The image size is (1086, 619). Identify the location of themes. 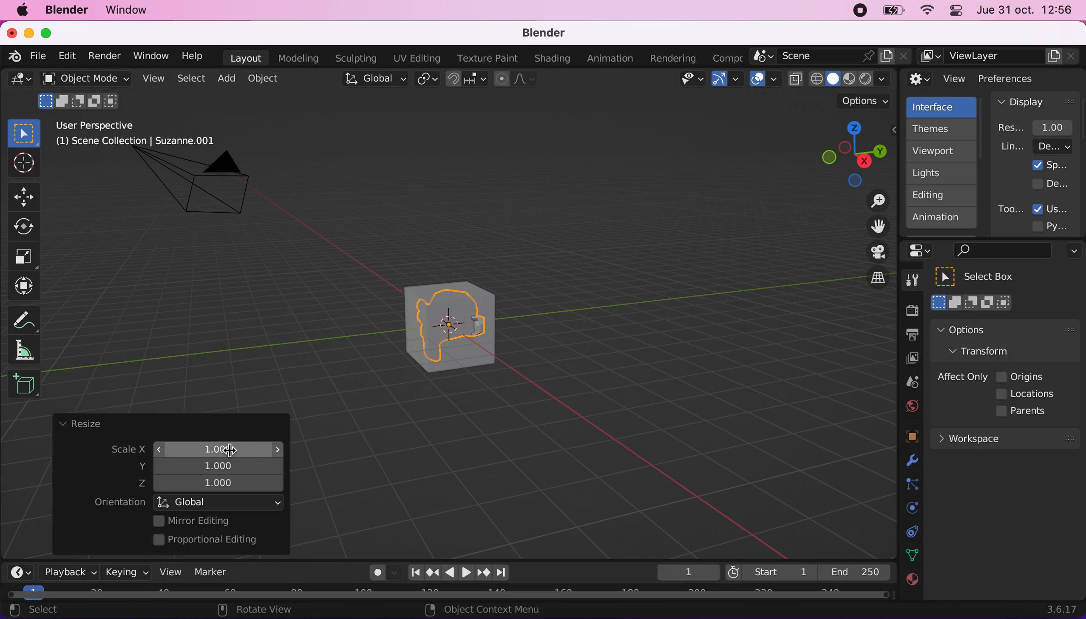
(940, 129).